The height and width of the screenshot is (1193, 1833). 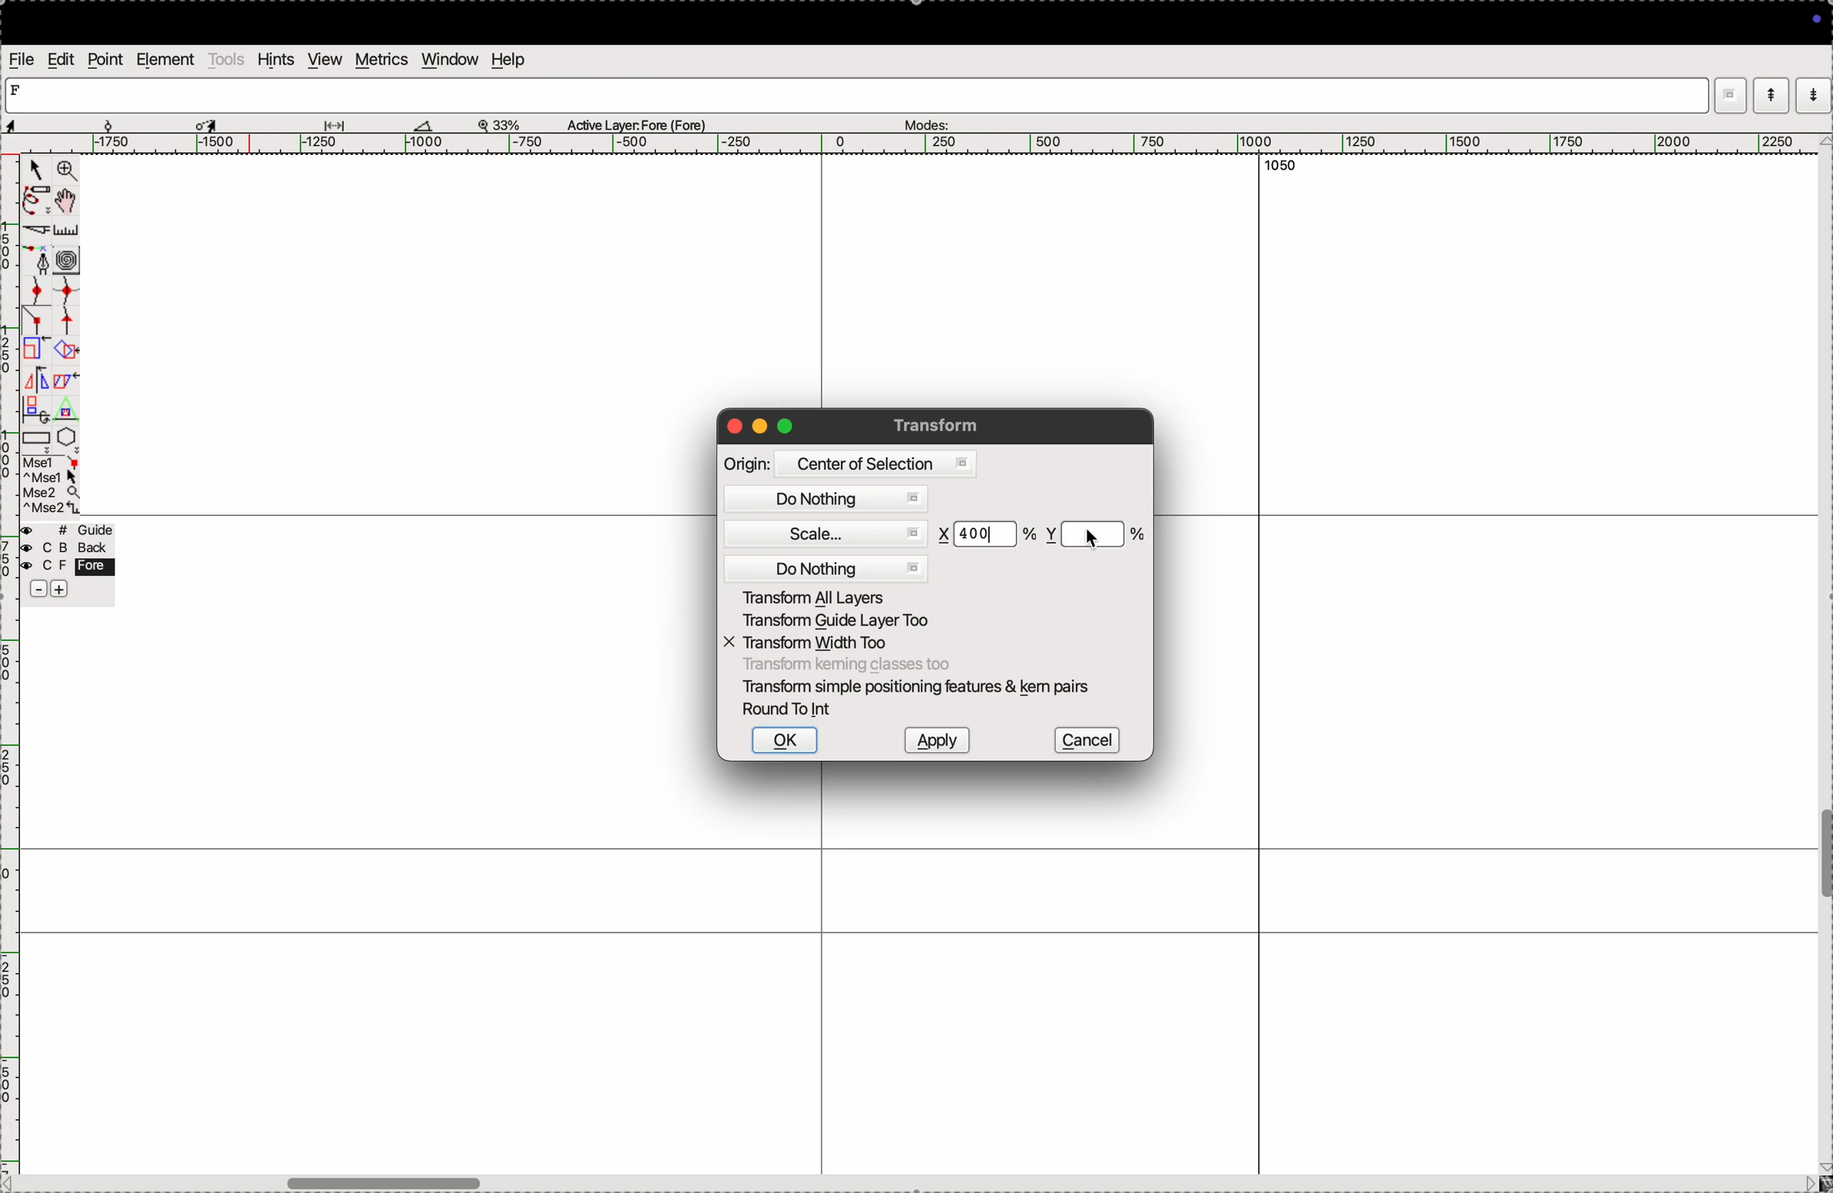 What do you see at coordinates (34, 171) in the screenshot?
I see `cursor` at bounding box center [34, 171].